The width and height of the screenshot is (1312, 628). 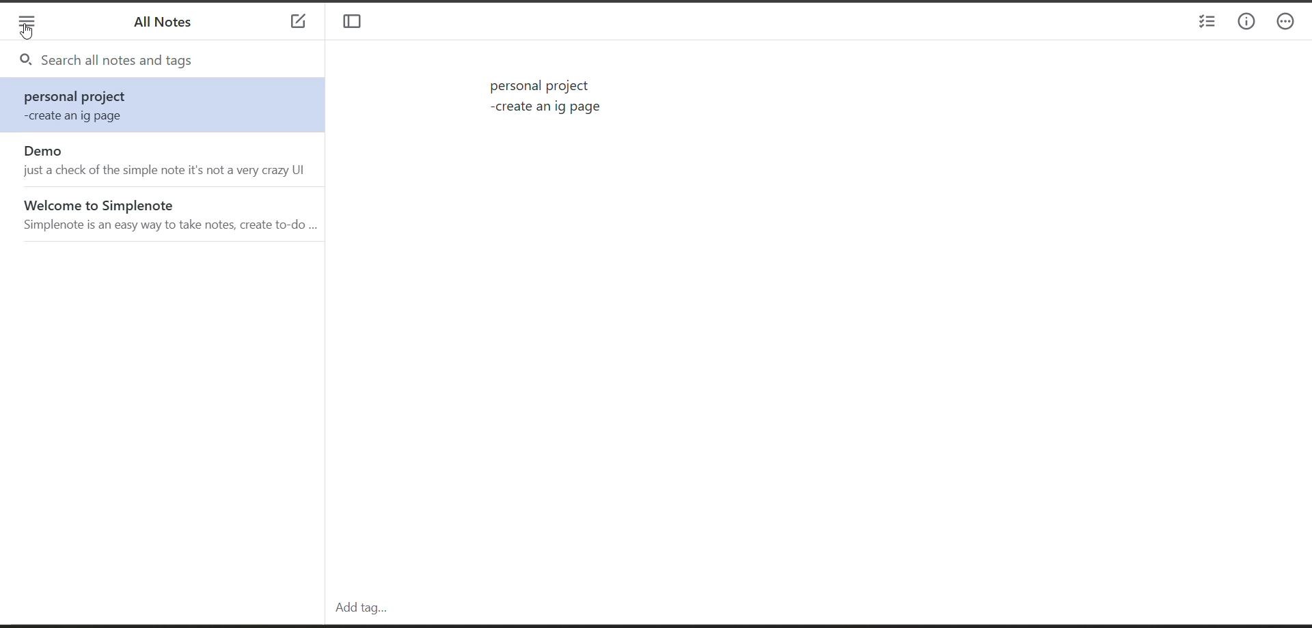 What do you see at coordinates (167, 213) in the screenshot?
I see `note 3` at bounding box center [167, 213].